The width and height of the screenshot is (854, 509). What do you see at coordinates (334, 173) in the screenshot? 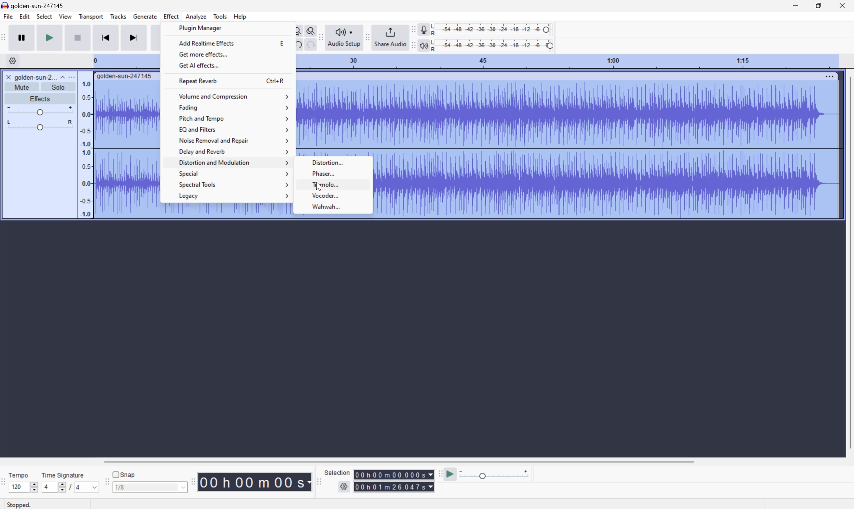
I see `Phaser...` at bounding box center [334, 173].